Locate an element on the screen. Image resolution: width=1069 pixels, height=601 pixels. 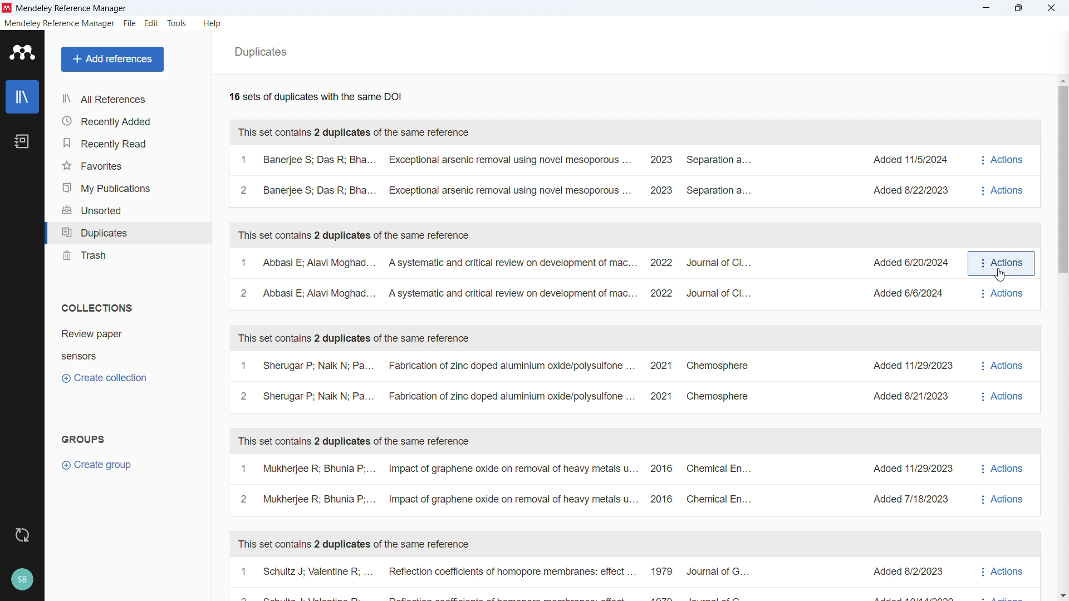
all references is located at coordinates (126, 99).